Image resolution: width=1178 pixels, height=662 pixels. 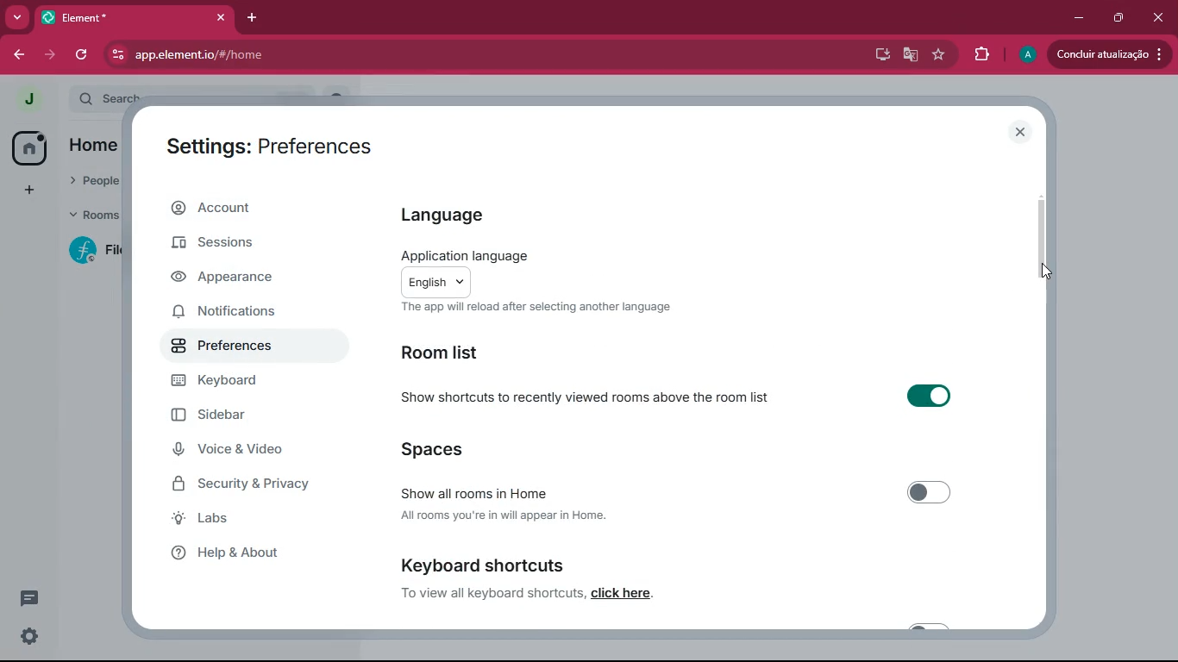 I want to click on help , so click(x=244, y=553).